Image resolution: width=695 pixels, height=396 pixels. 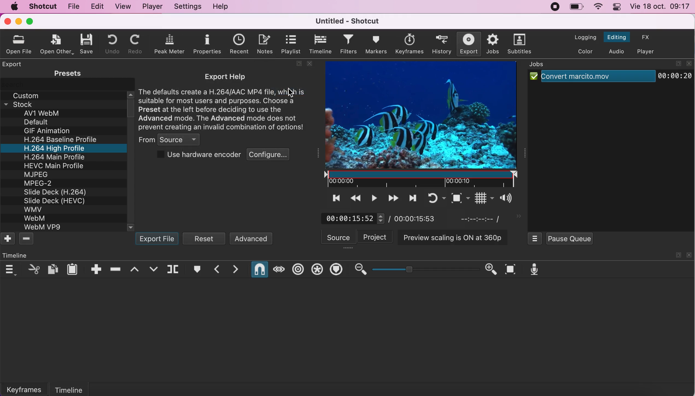 I want to click on title, so click(x=345, y=21).